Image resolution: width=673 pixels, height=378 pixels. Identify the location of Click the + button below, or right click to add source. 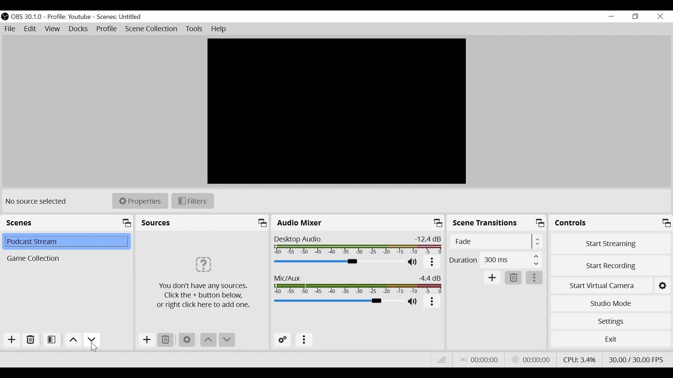
(206, 277).